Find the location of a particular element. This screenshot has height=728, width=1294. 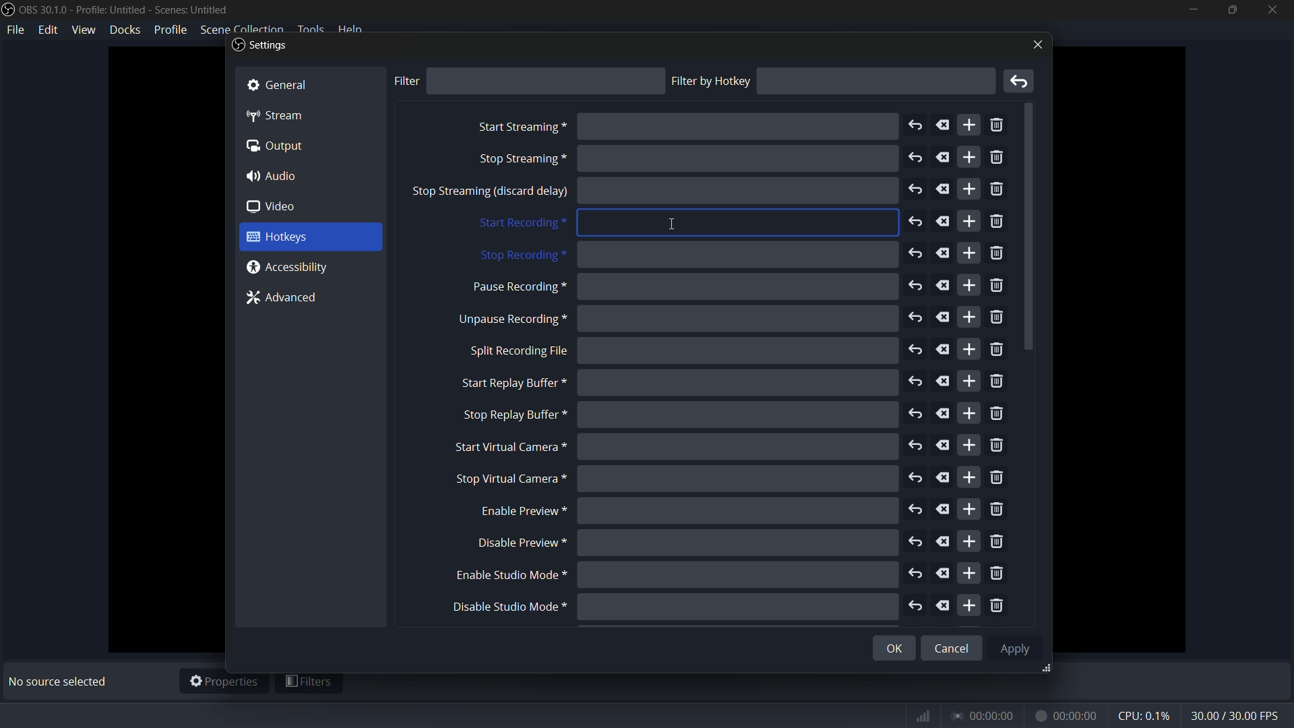

add more is located at coordinates (970, 605).